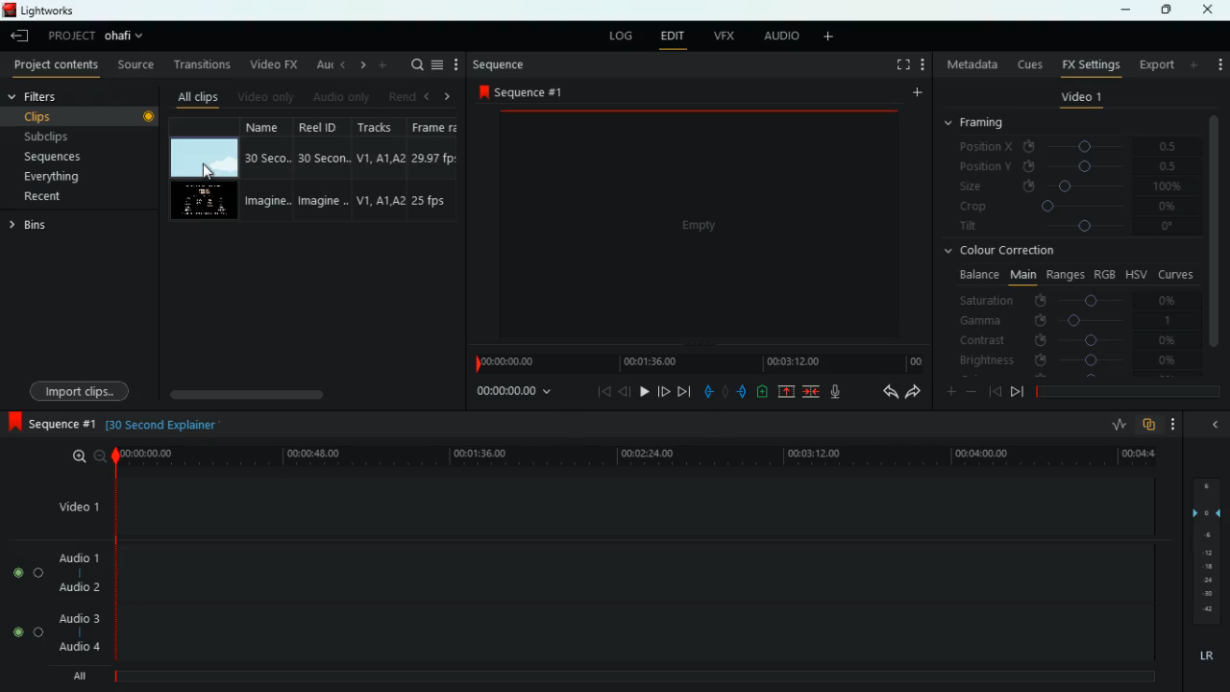 This screenshot has height=692, width=1230. I want to click on time, so click(160, 425).